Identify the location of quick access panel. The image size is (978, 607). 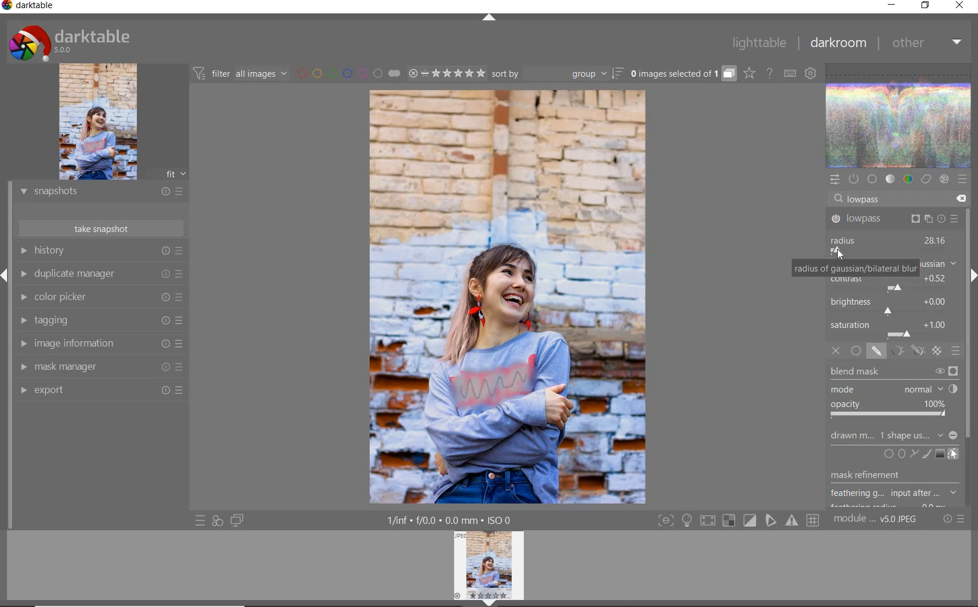
(836, 178).